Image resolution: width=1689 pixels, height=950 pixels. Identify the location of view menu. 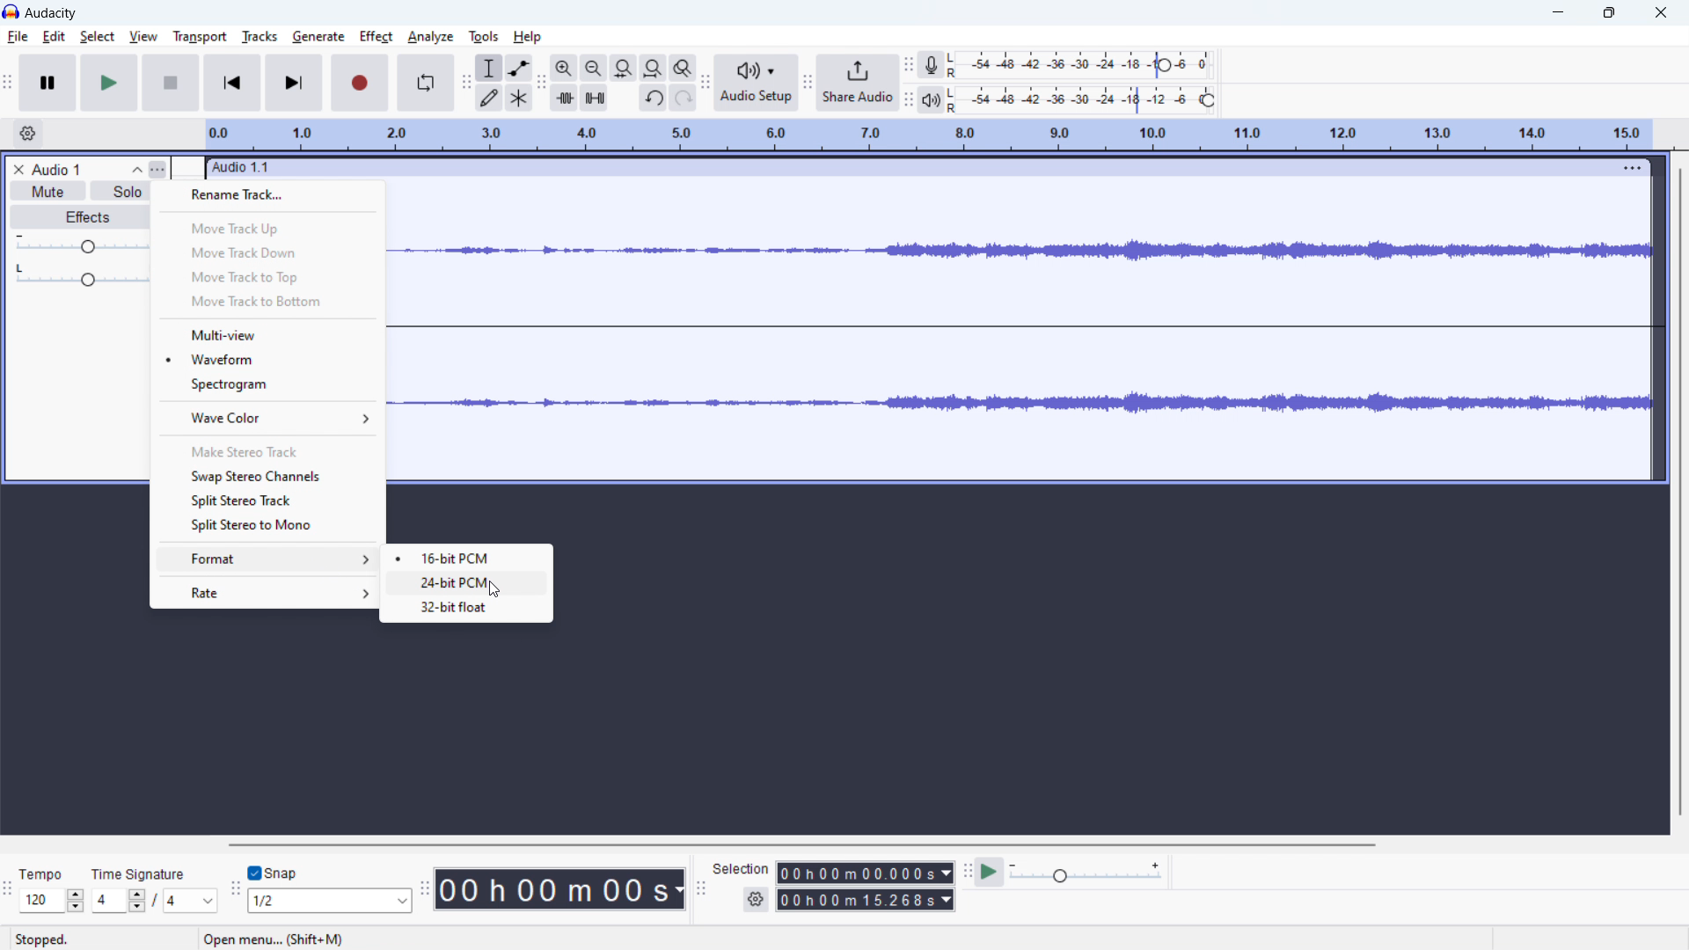
(158, 170).